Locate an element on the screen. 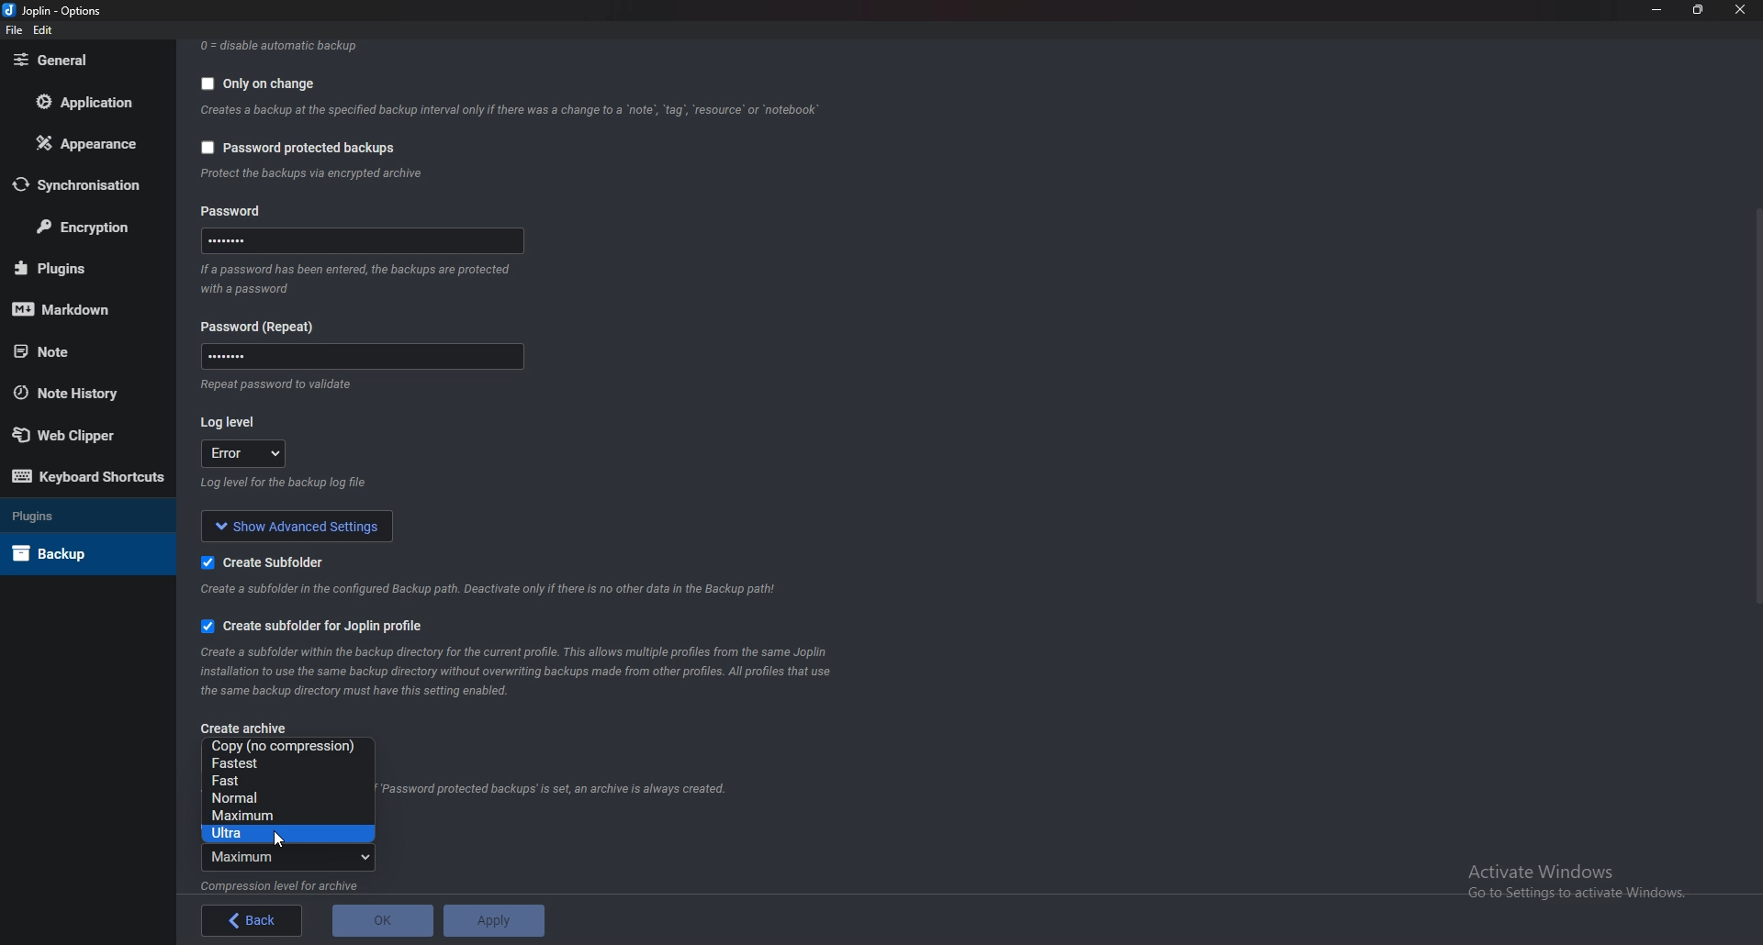  Info is located at coordinates (279, 387).